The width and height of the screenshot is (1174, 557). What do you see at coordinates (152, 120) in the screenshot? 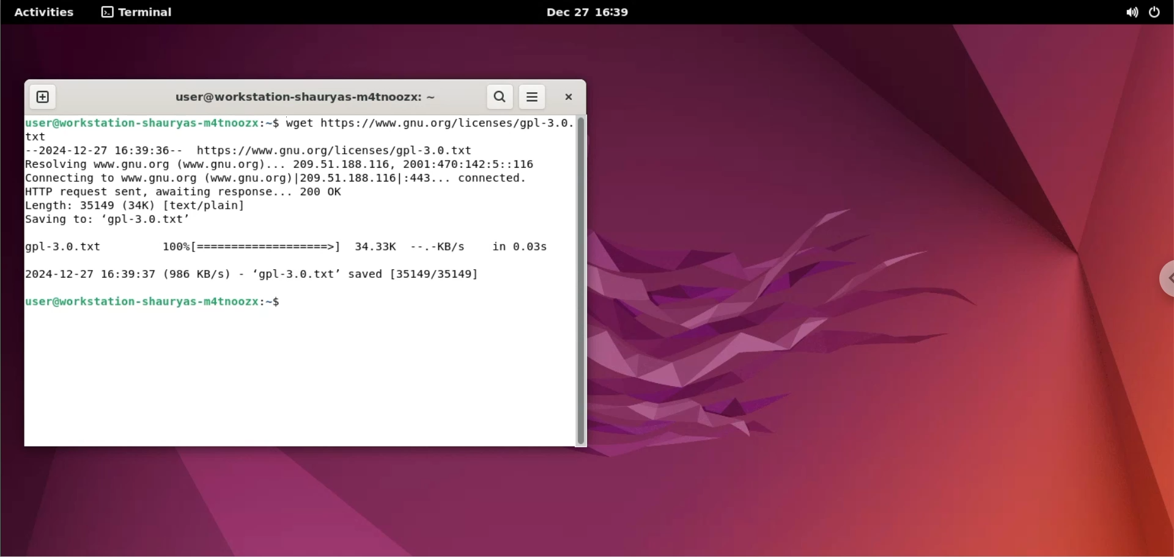
I see `user@workstation-shauryas-m4tnoozx: ~$  Link` at bounding box center [152, 120].